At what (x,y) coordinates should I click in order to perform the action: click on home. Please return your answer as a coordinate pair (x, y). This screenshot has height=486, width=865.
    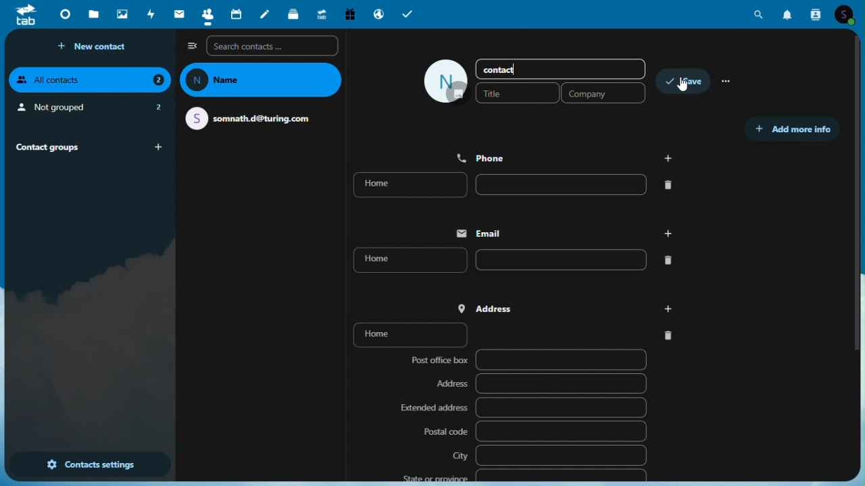
    Looking at the image, I should click on (510, 259).